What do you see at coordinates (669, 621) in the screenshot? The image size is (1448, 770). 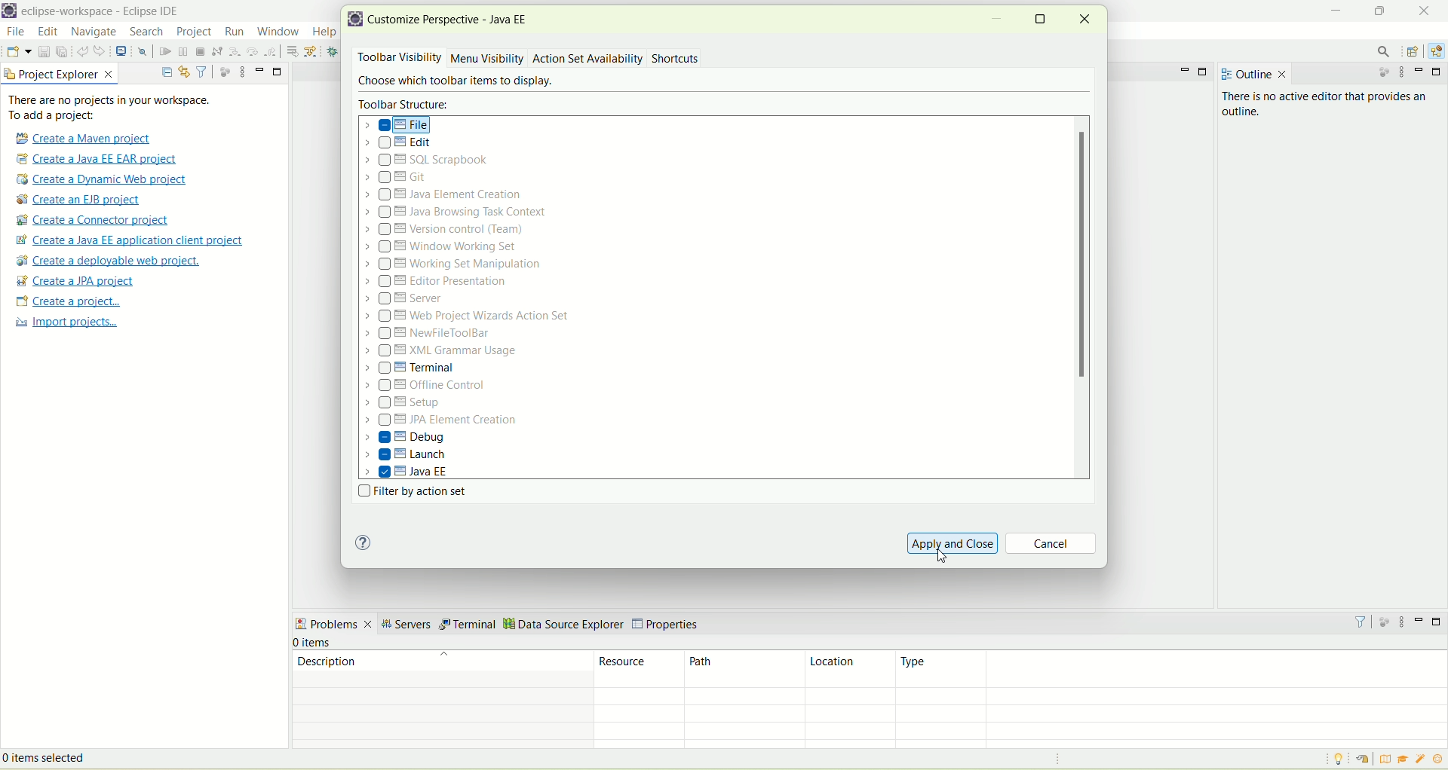 I see `properties` at bounding box center [669, 621].